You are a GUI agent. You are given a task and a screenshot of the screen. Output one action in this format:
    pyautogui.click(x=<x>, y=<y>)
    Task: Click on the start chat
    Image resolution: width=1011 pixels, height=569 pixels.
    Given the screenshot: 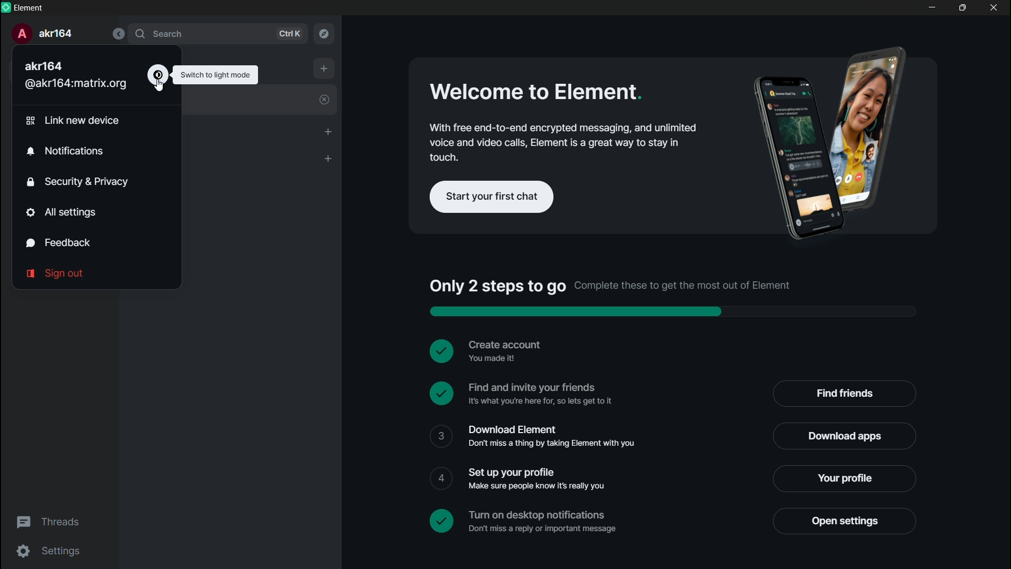 What is the action you would take?
    pyautogui.click(x=329, y=132)
    